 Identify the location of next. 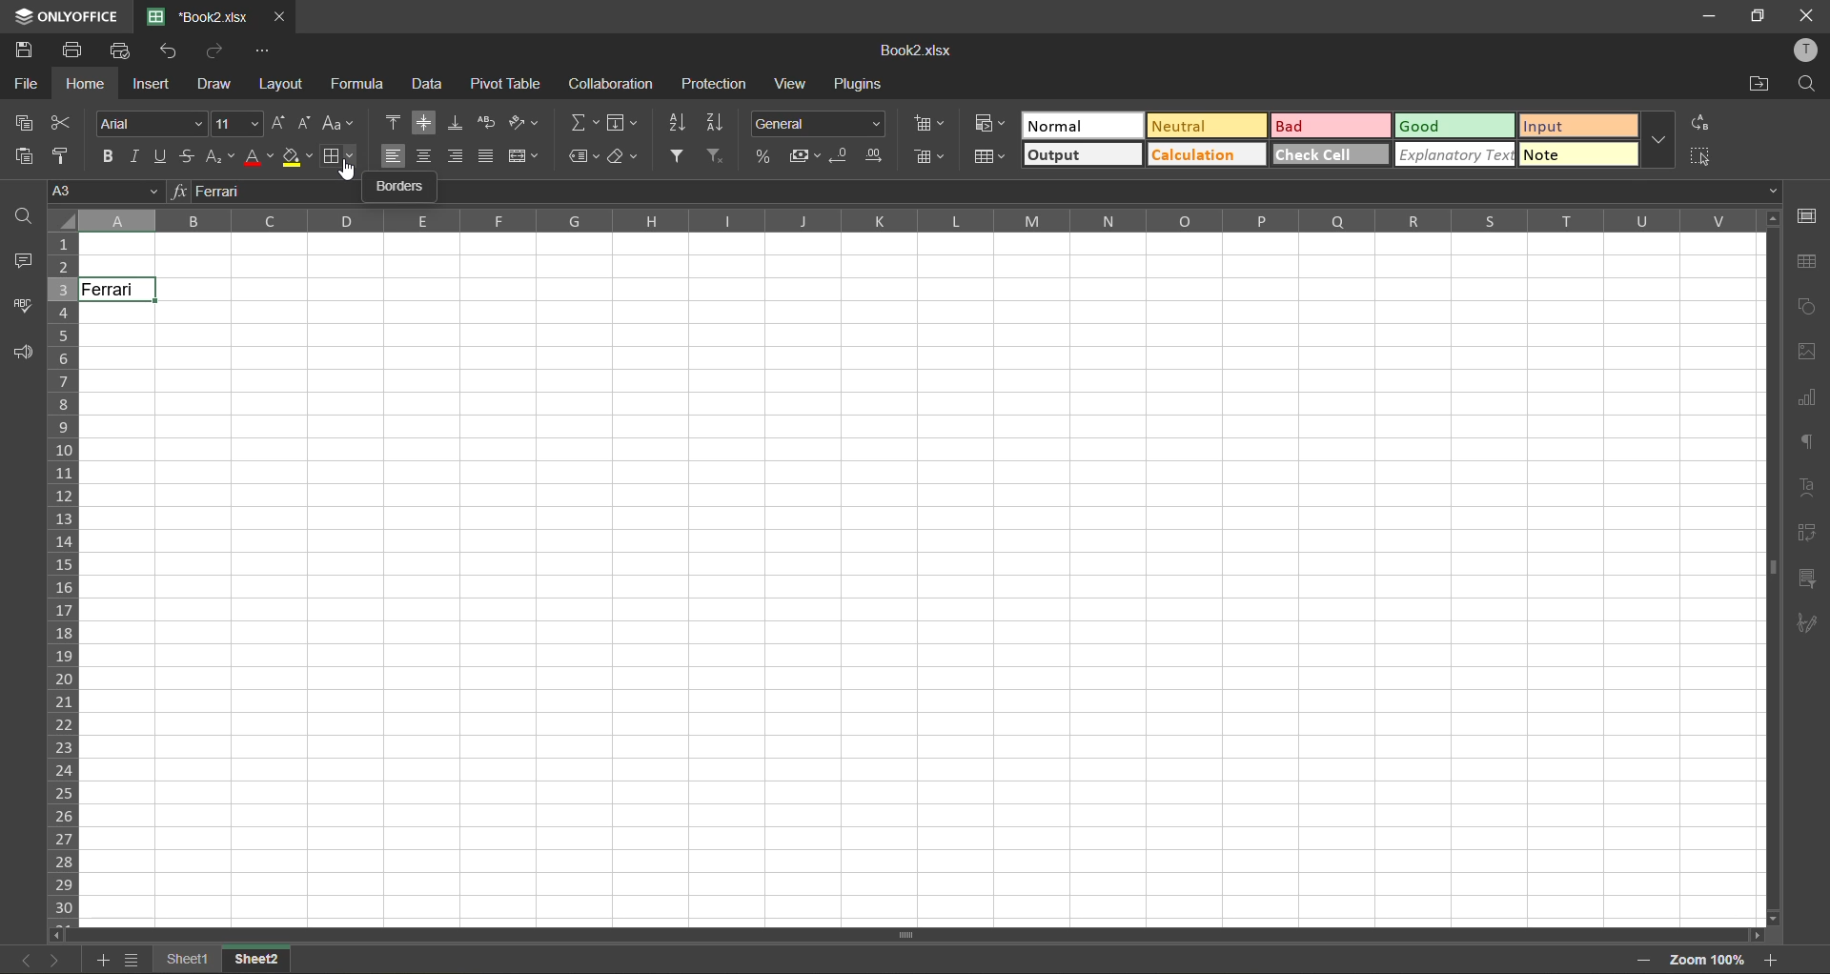
(56, 960).